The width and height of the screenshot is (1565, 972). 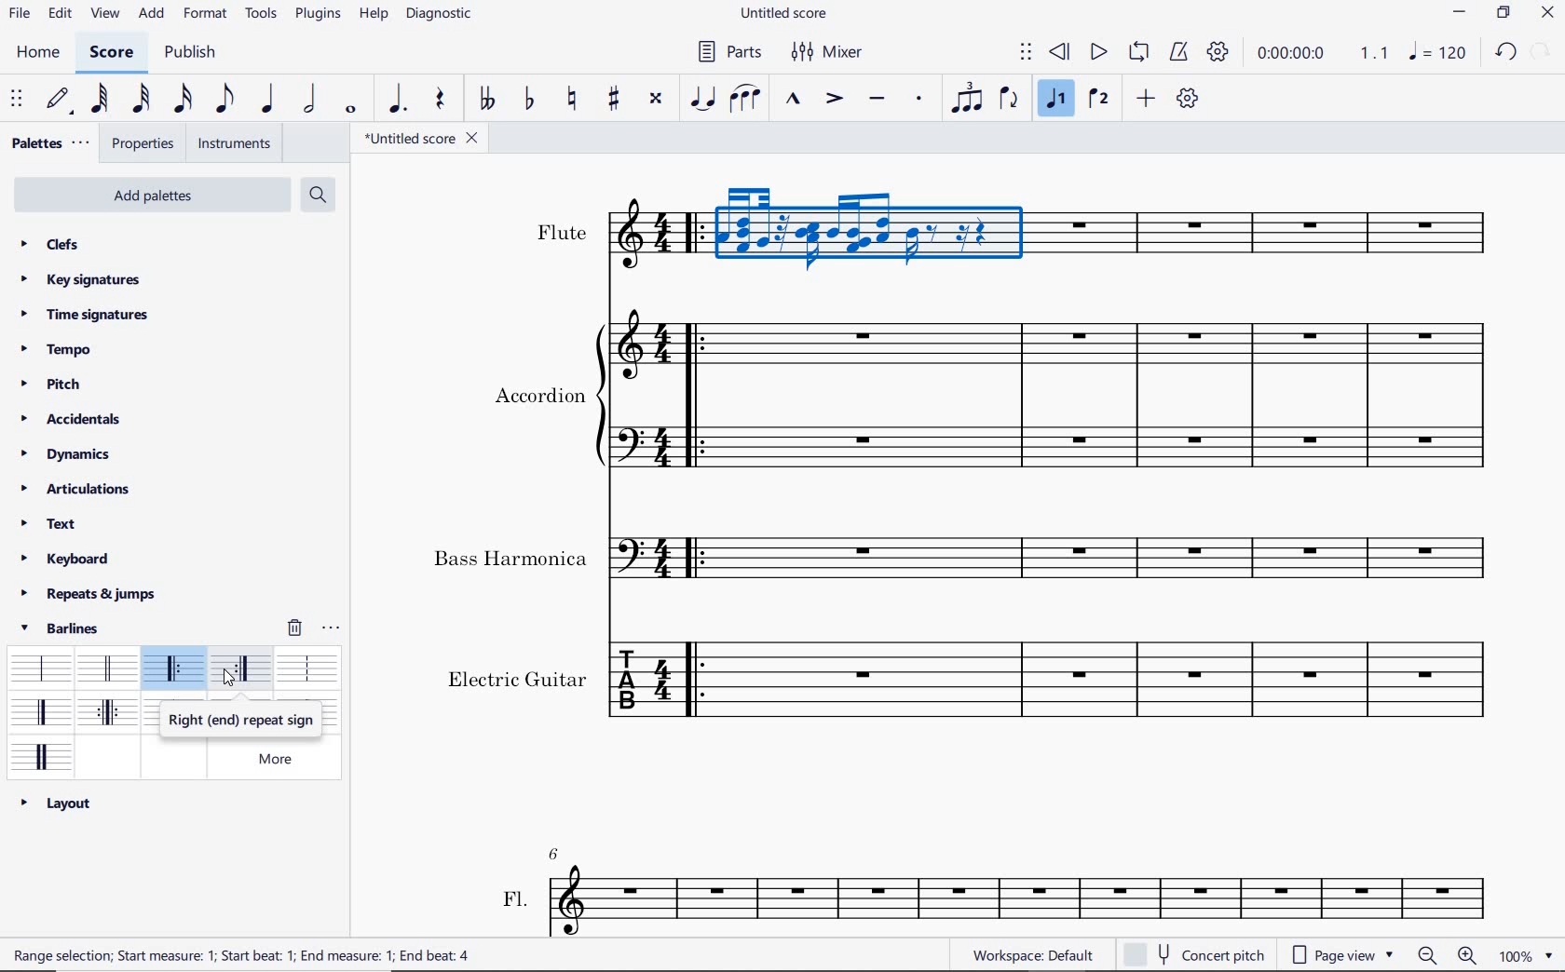 What do you see at coordinates (702, 97) in the screenshot?
I see `tie` at bounding box center [702, 97].